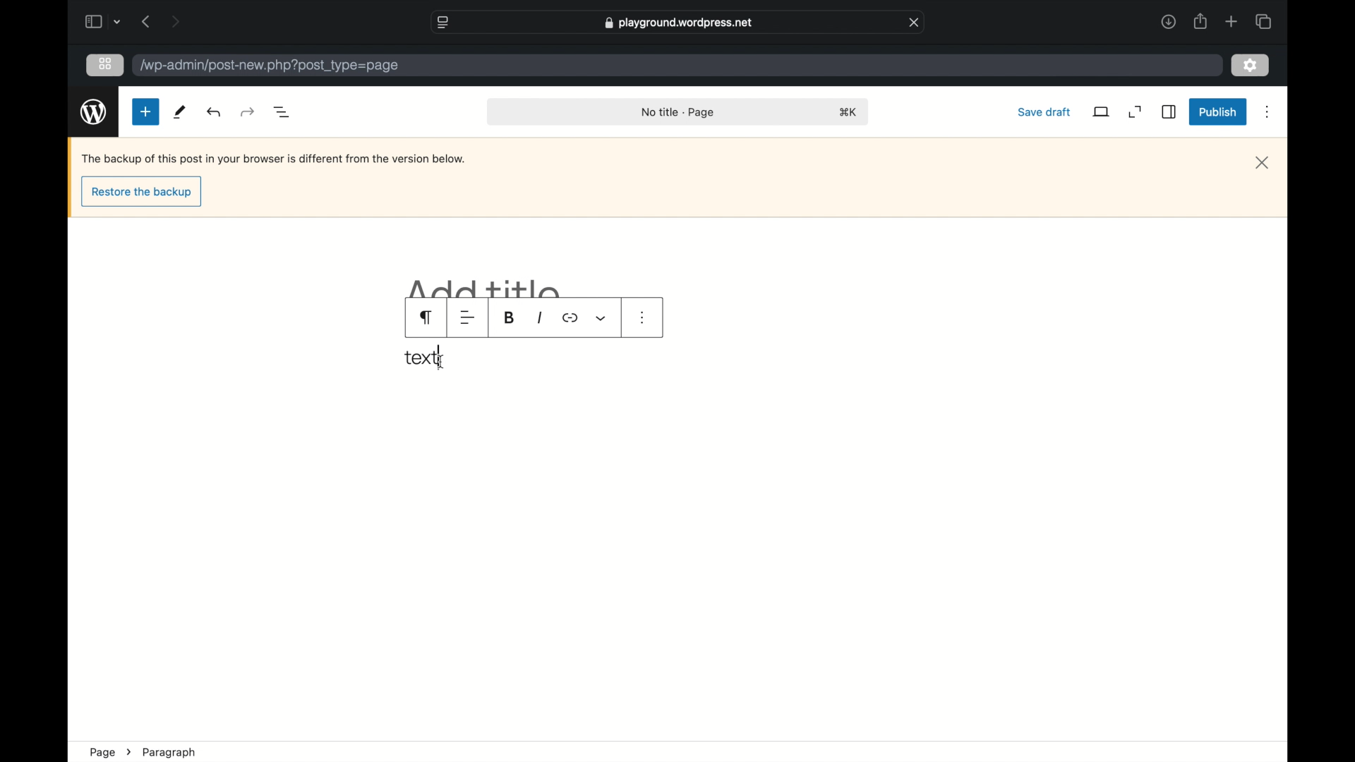  I want to click on I beam cursor, so click(439, 362).